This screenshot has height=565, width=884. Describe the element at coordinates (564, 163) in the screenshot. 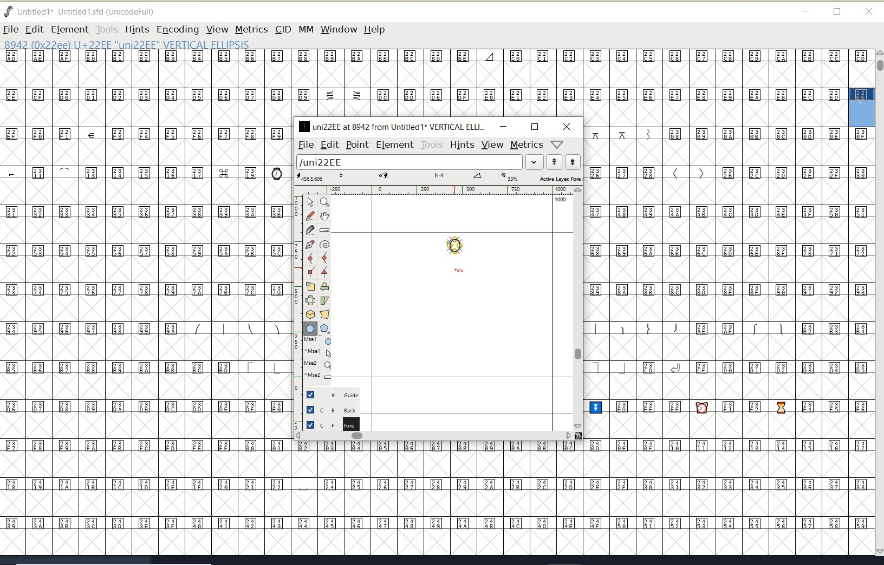

I see `show previous/next word list` at that location.